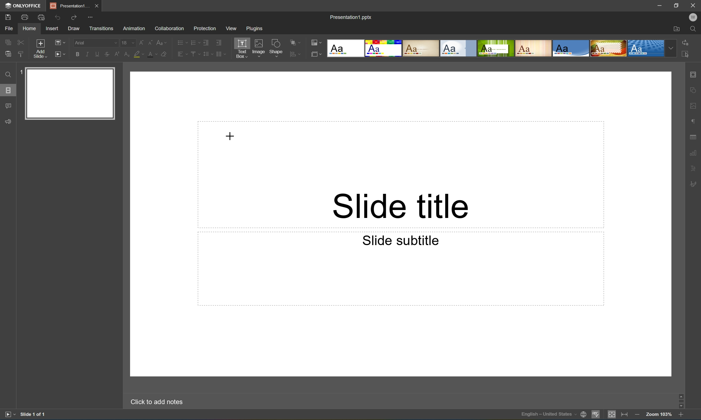 The width and height of the screenshot is (701, 420). What do you see at coordinates (694, 17) in the screenshot?
I see `W` at bounding box center [694, 17].